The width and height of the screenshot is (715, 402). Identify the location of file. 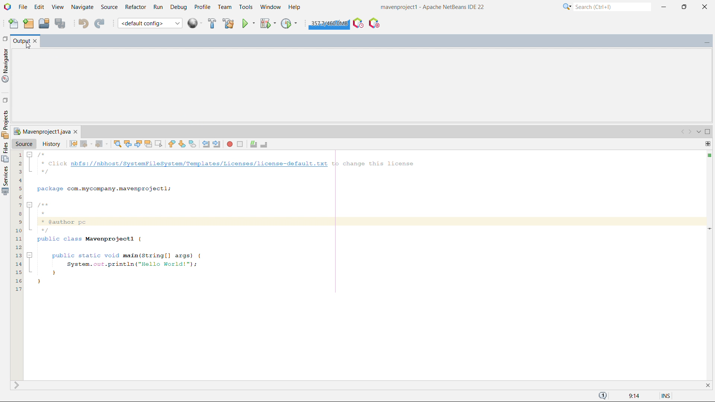
(23, 7).